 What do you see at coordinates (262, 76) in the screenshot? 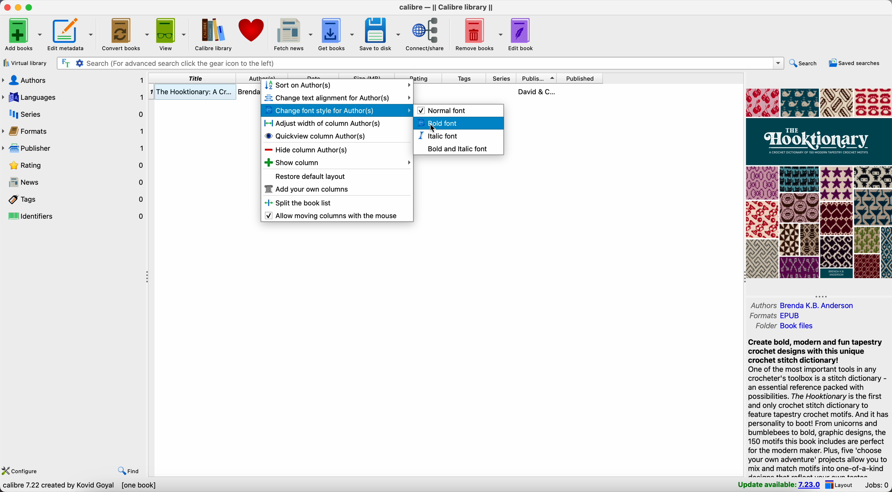
I see `click on author(s)` at bounding box center [262, 76].